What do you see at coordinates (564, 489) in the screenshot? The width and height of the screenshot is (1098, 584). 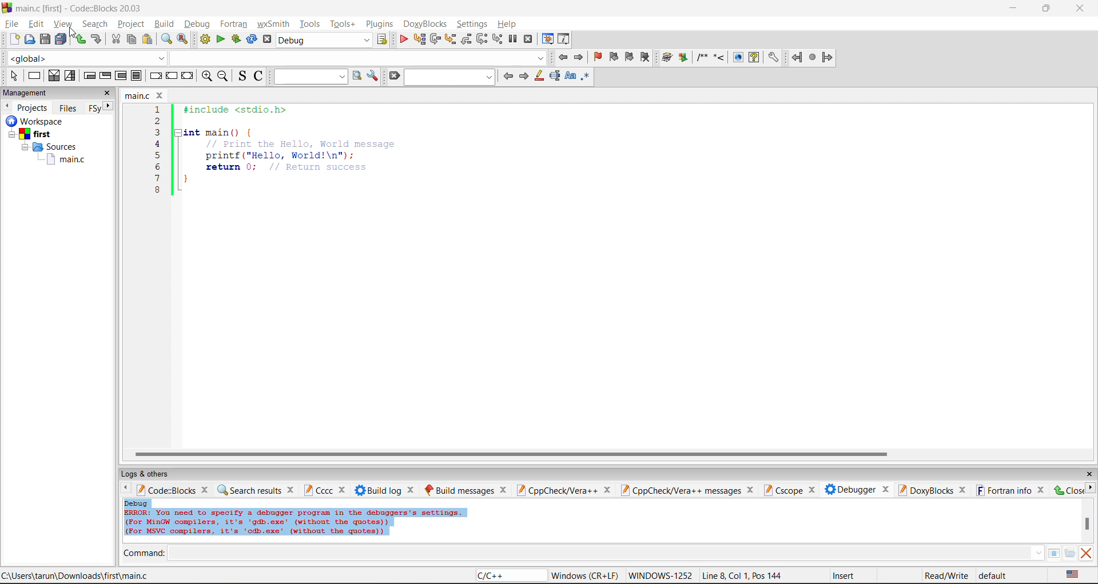 I see `cppcheck/vera++` at bounding box center [564, 489].